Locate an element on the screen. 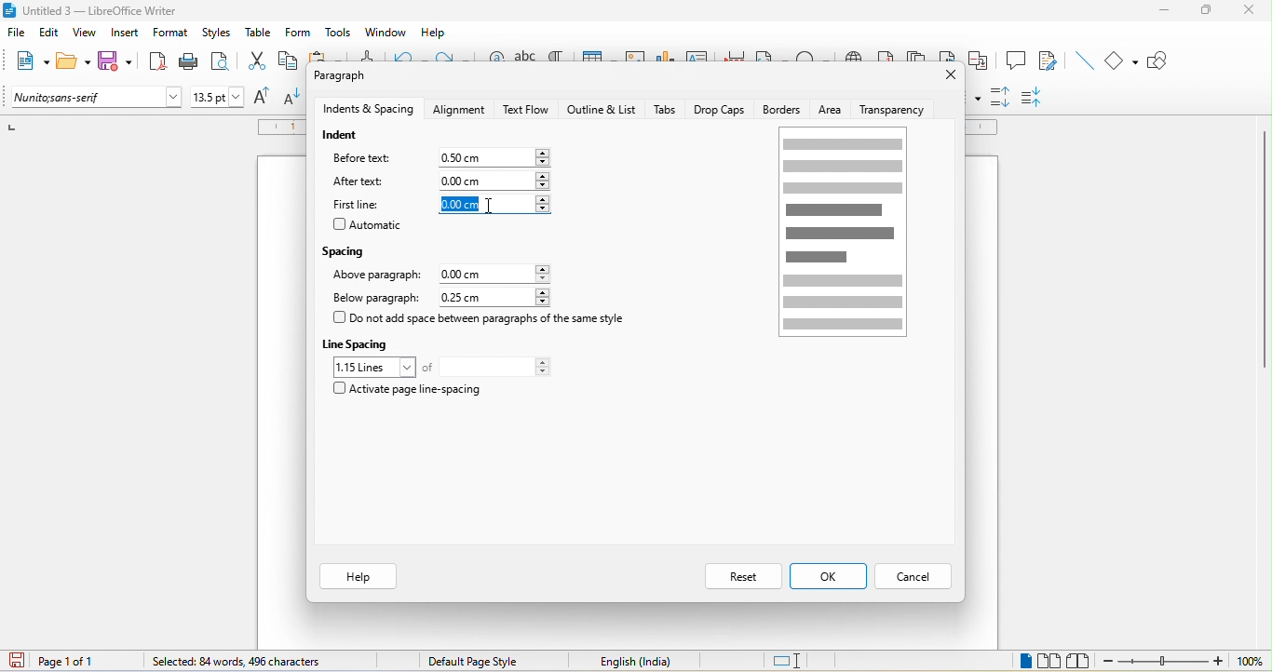 Image resolution: width=1272 pixels, height=672 pixels. show draw function is located at coordinates (1164, 60).